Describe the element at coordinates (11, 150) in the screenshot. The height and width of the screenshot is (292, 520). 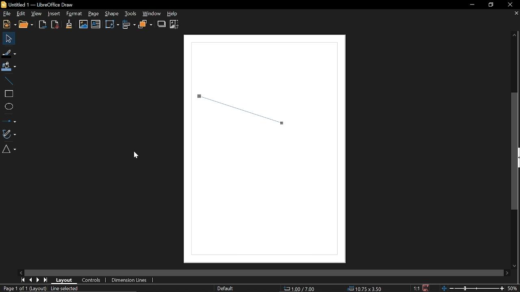
I see `basic shapes` at that location.